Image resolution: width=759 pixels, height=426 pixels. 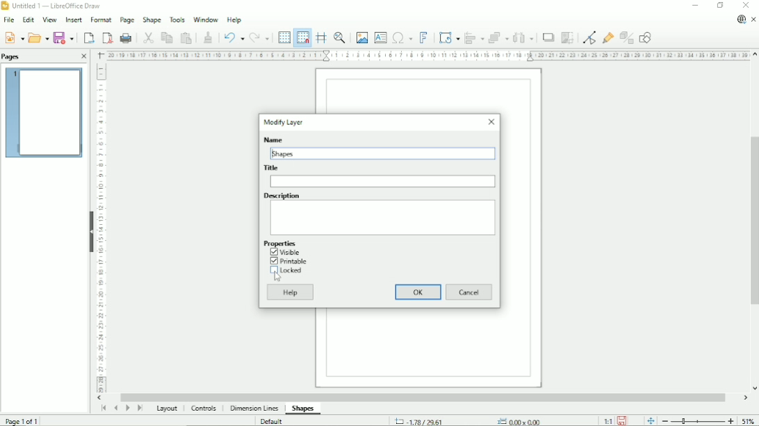 I want to click on Format, so click(x=101, y=20).